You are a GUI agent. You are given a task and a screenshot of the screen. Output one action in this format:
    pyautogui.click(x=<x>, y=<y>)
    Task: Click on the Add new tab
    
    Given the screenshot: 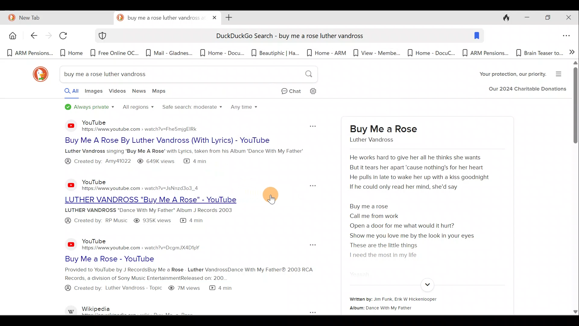 What is the action you would take?
    pyautogui.click(x=228, y=17)
    